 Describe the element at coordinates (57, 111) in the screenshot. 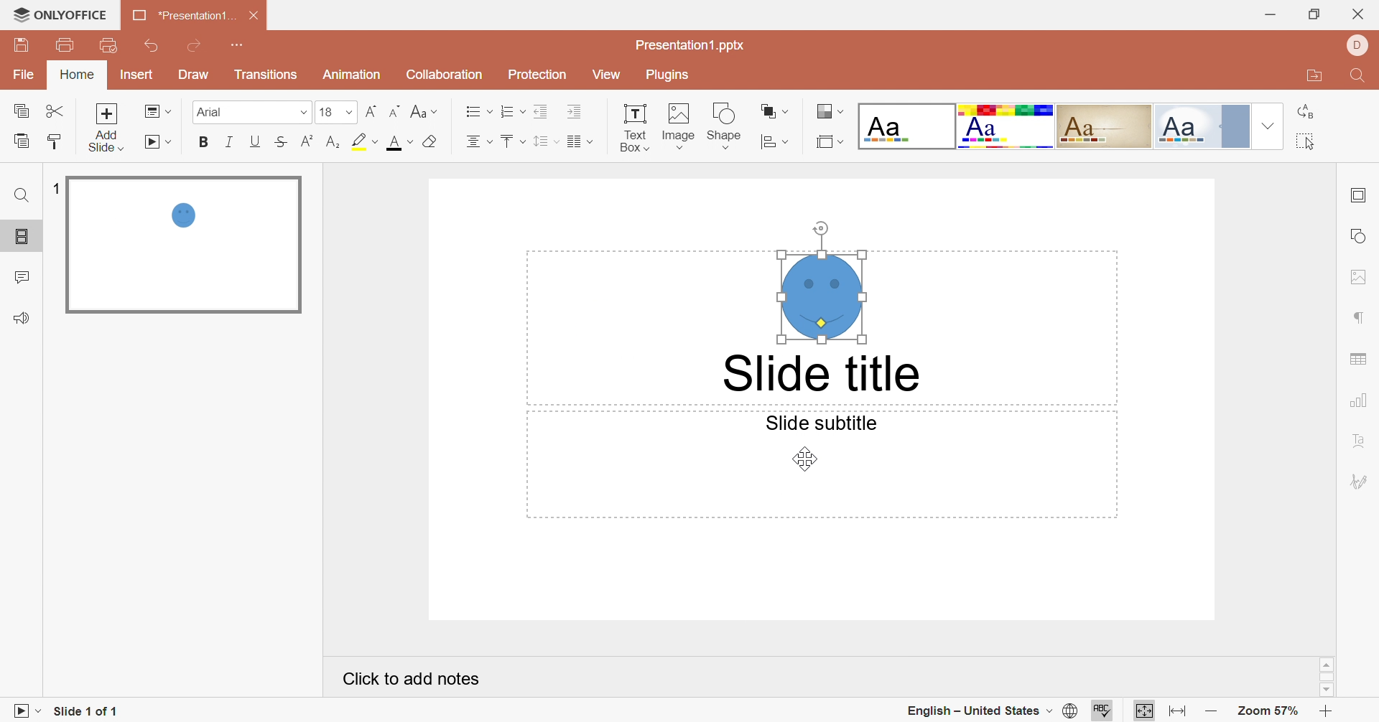

I see `Cut` at that location.